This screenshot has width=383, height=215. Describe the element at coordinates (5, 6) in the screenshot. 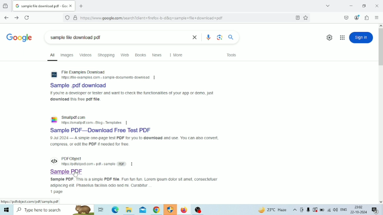

I see `View recent browsing across windows and devices` at that location.